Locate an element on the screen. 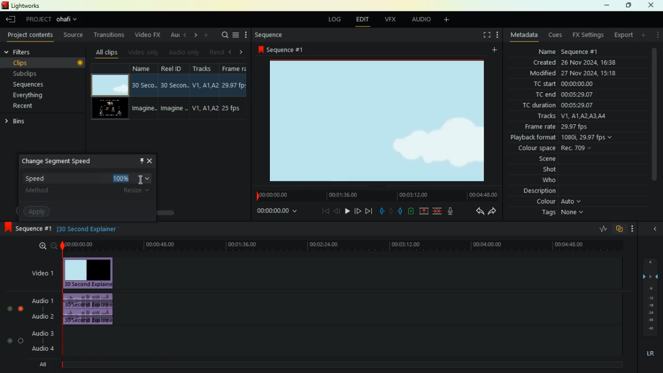 The image size is (663, 373). battery is located at coordinates (410, 212).